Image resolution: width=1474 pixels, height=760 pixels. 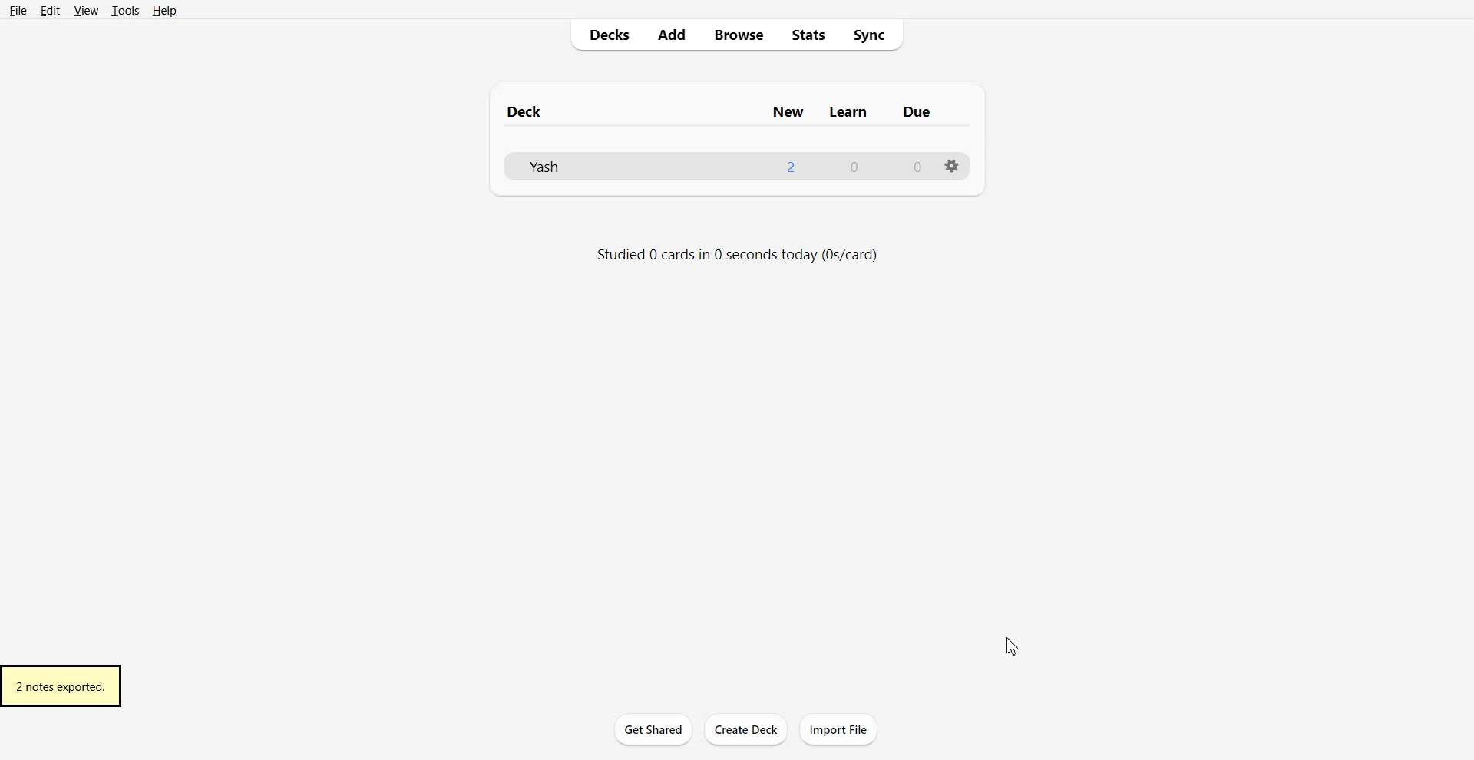 I want to click on 2 notes exported., so click(x=61, y=685).